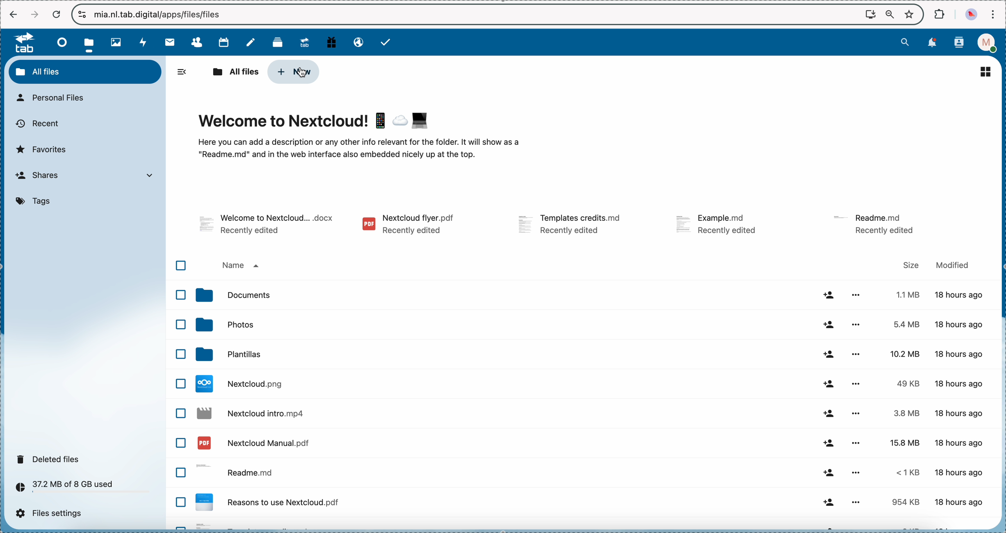  Describe the element at coordinates (499, 504) in the screenshot. I see `file` at that location.